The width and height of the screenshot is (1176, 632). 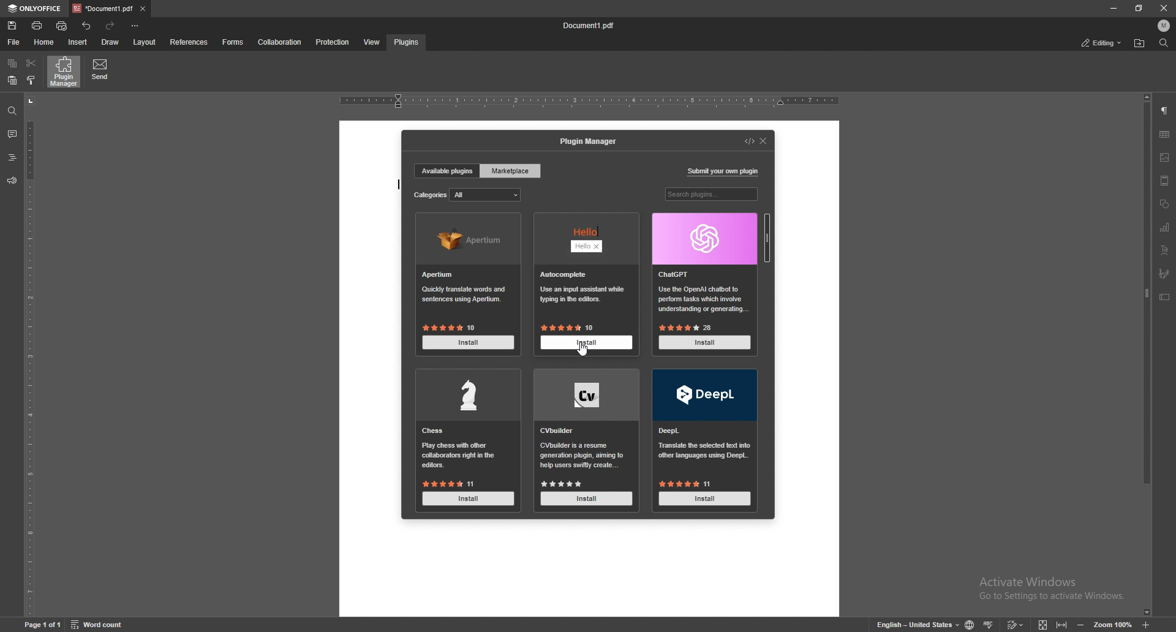 I want to click on hello, so click(x=589, y=272).